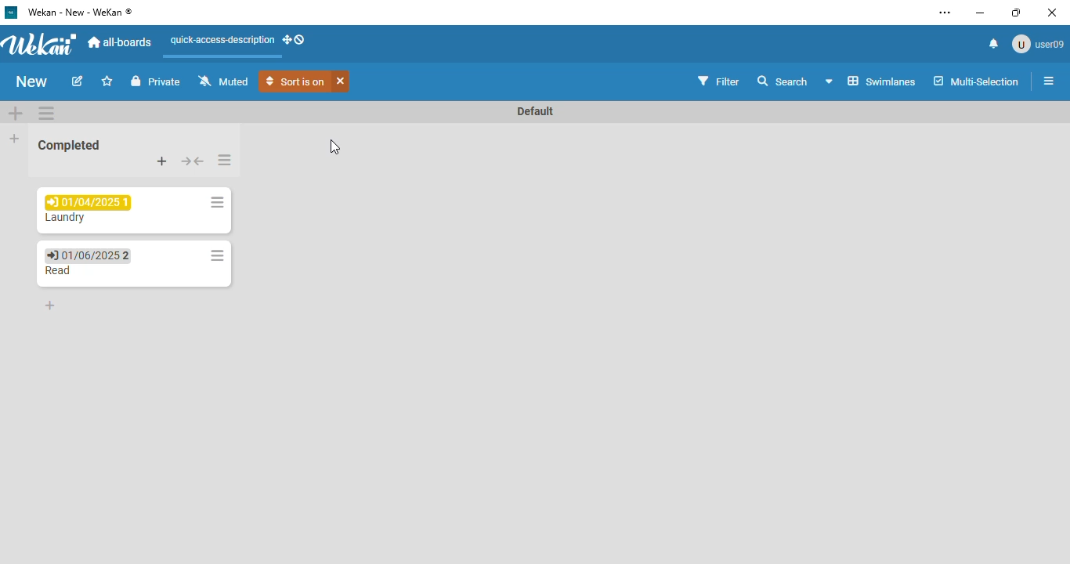 The image size is (1070, 564). Describe the element at coordinates (87, 255) in the screenshot. I see `01/06/2025 ` at that location.